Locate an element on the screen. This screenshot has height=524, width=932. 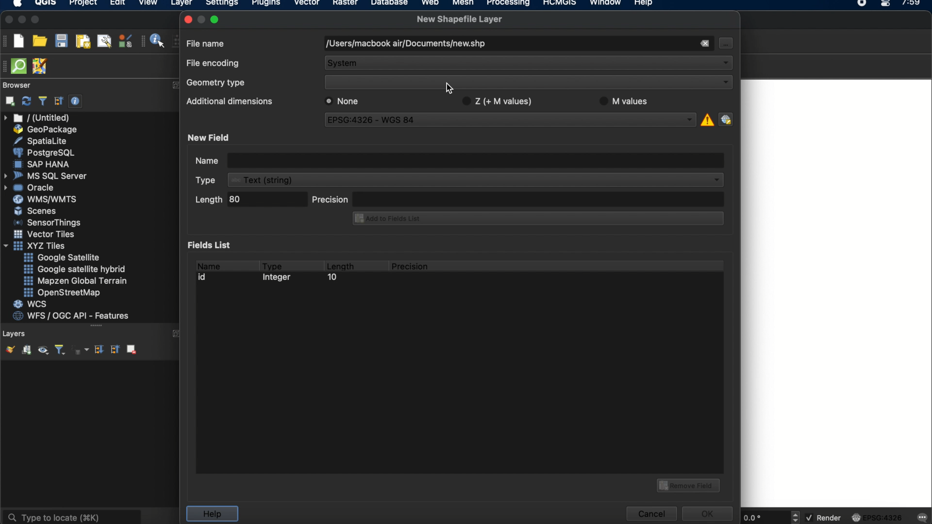
workspace is located at coordinates (835, 294).